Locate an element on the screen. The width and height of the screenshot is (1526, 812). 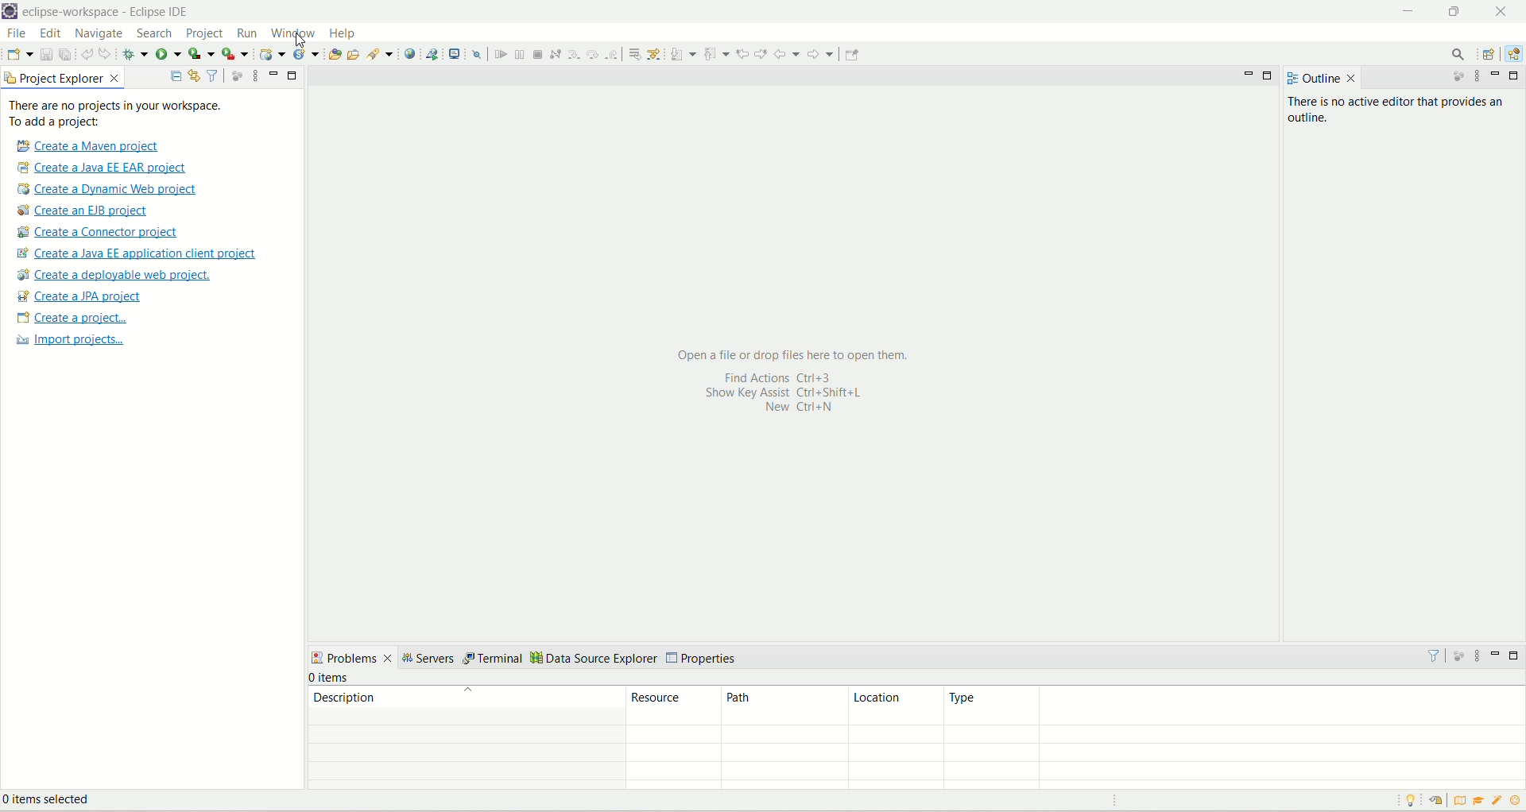
minimize is located at coordinates (1408, 13).